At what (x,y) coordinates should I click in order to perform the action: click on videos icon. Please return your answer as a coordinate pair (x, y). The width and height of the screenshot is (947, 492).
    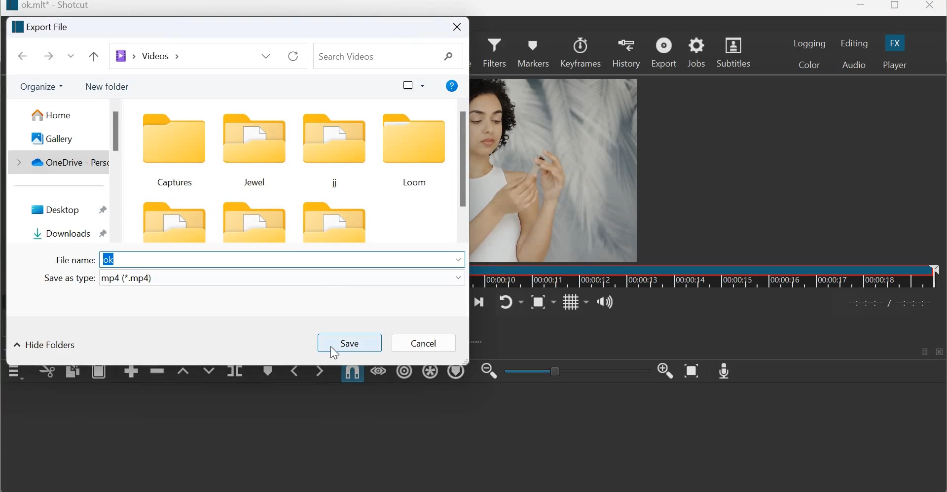
    Looking at the image, I should click on (126, 56).